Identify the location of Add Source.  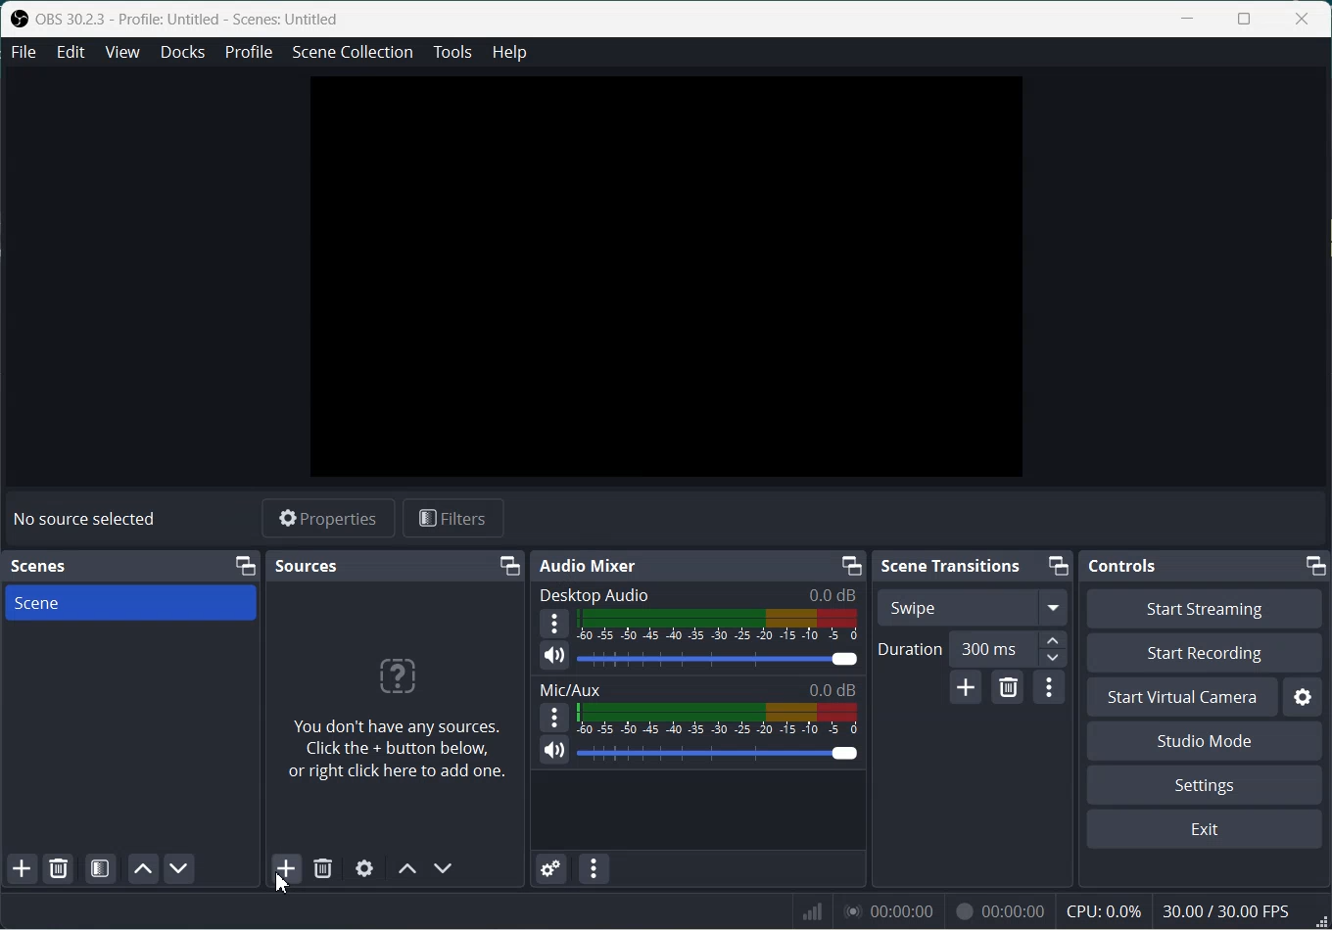
(287, 868).